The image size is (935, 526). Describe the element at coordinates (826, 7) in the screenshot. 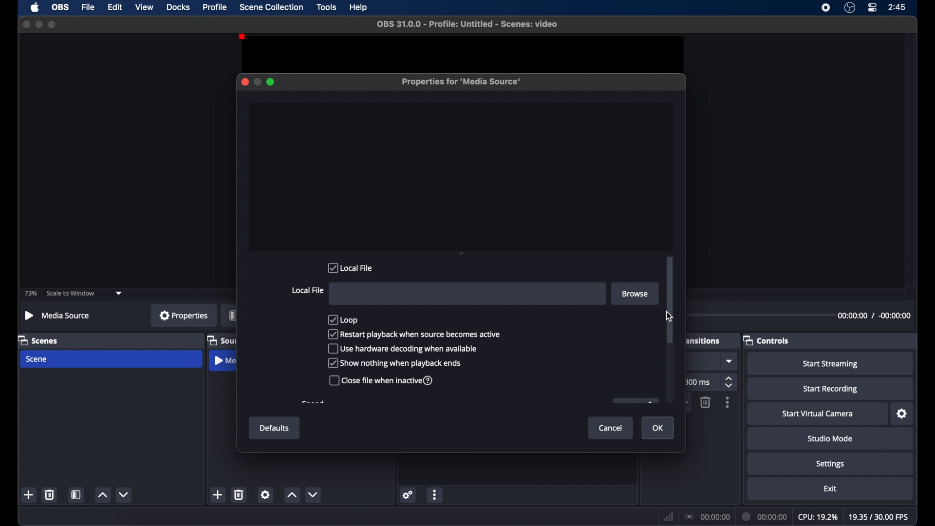

I see `screen recorder icon` at that location.